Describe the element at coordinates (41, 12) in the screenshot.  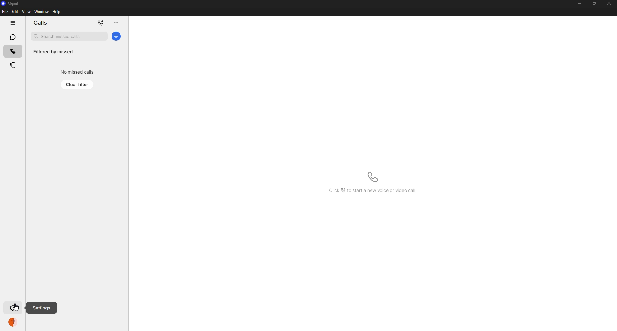
I see `window` at that location.